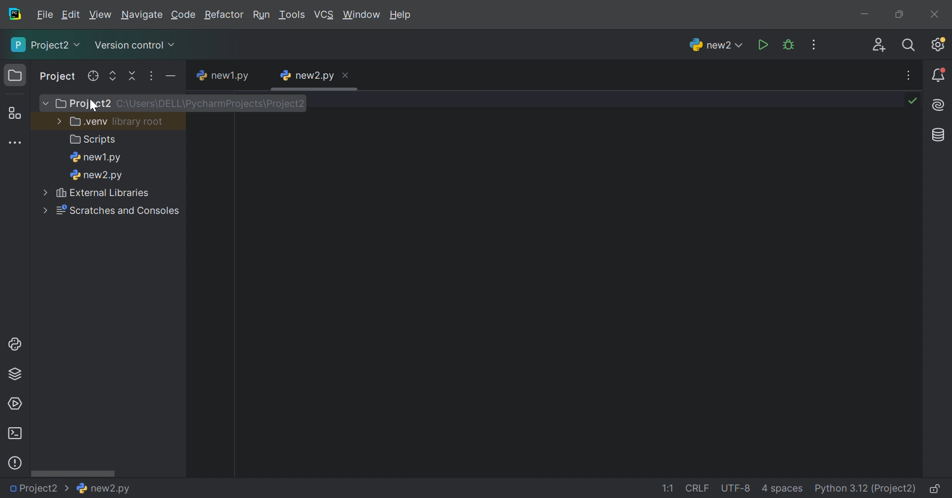 The width and height of the screenshot is (952, 498). I want to click on Select opened file, so click(94, 76).